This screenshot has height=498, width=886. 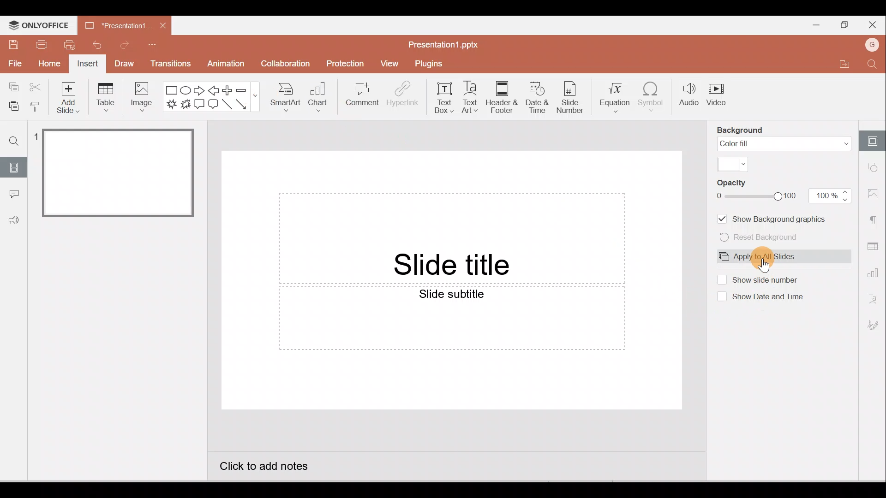 What do you see at coordinates (130, 261) in the screenshot?
I see `Master slide 2` at bounding box center [130, 261].